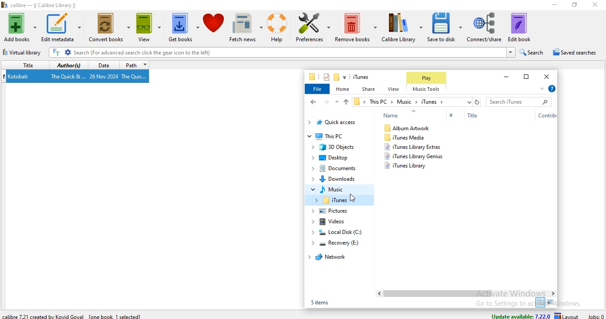 This screenshot has height=319, width=606. What do you see at coordinates (412, 103) in the screenshot?
I see `file path` at bounding box center [412, 103].